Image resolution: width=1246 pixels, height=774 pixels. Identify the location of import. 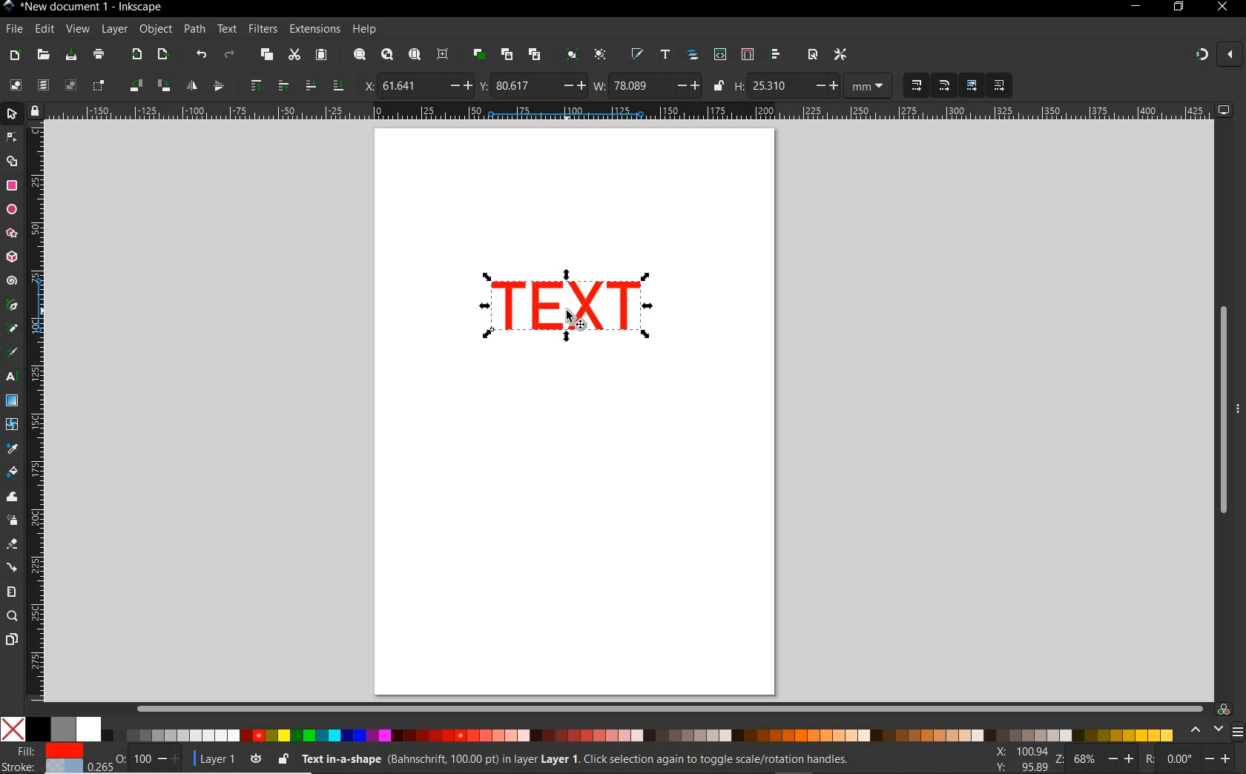
(136, 56).